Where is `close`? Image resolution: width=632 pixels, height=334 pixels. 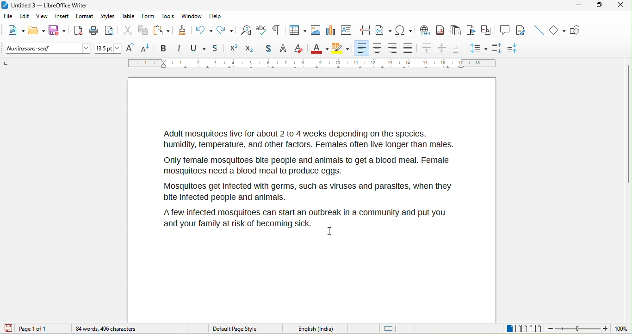 close is located at coordinates (619, 5).